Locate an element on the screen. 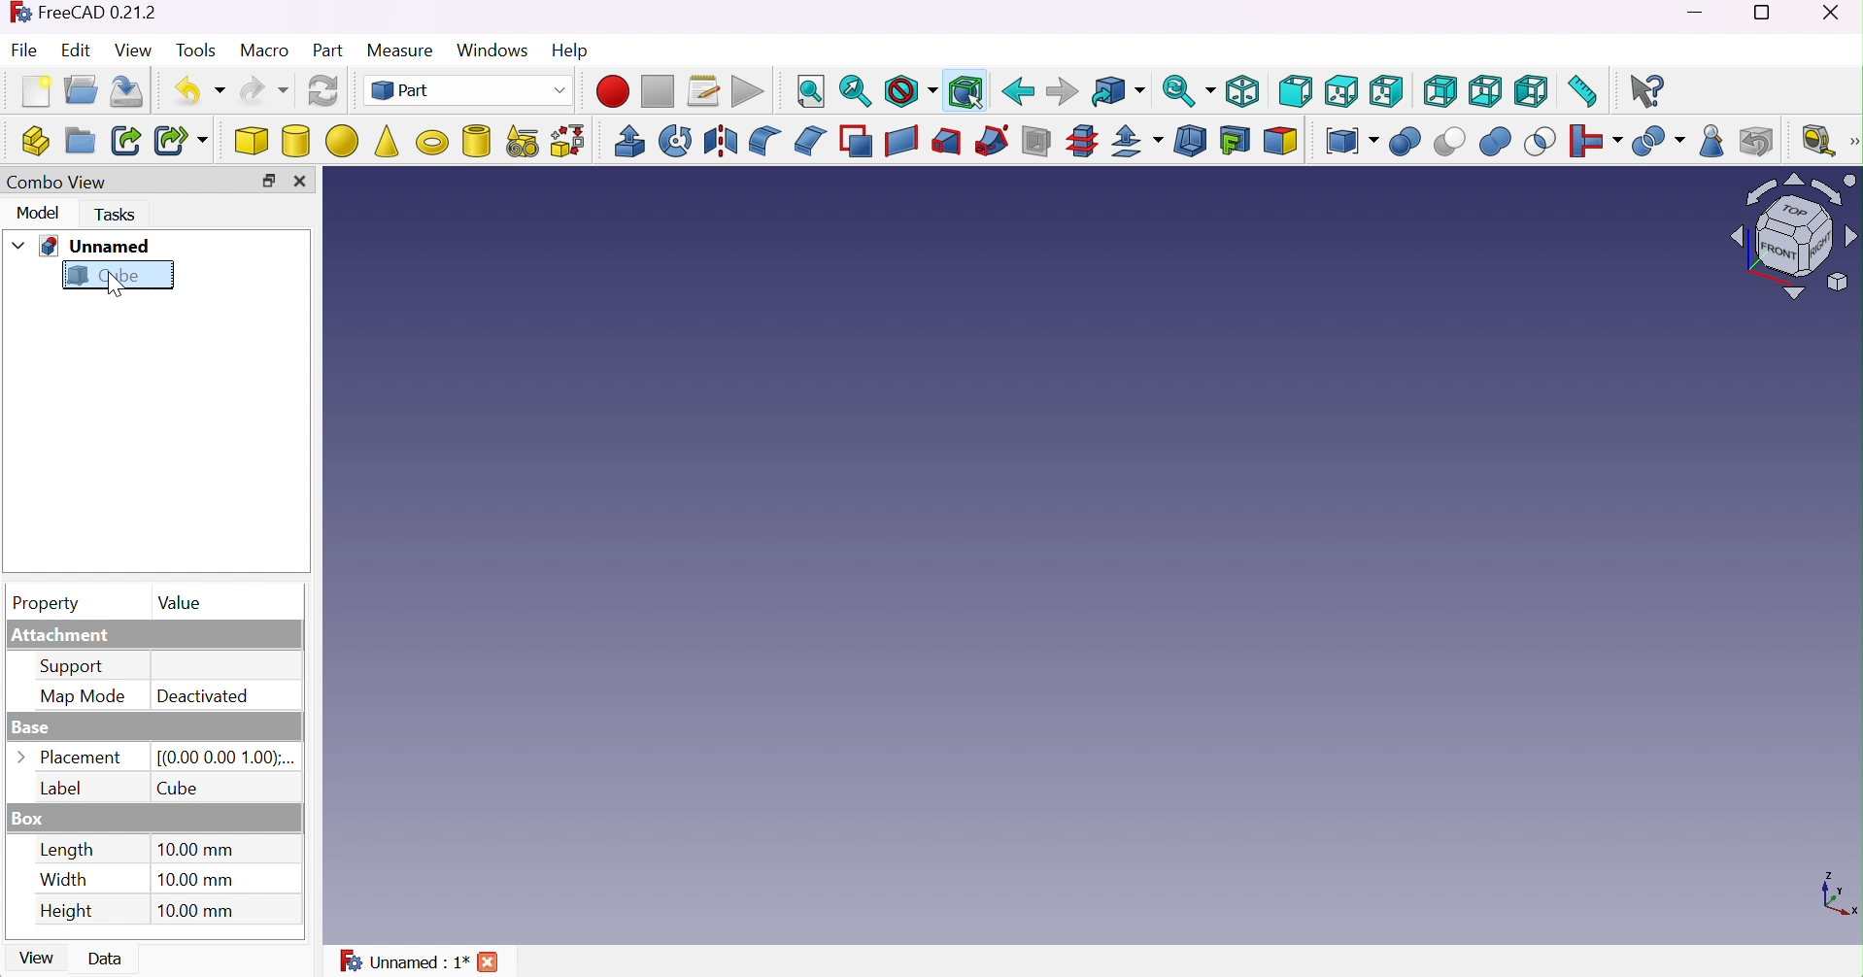  Placement is located at coordinates (83, 757).